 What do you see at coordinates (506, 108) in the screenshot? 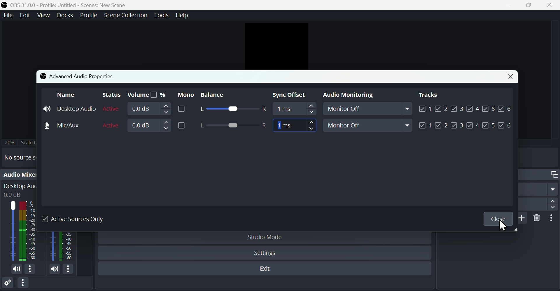
I see `(un)check Track 6` at bounding box center [506, 108].